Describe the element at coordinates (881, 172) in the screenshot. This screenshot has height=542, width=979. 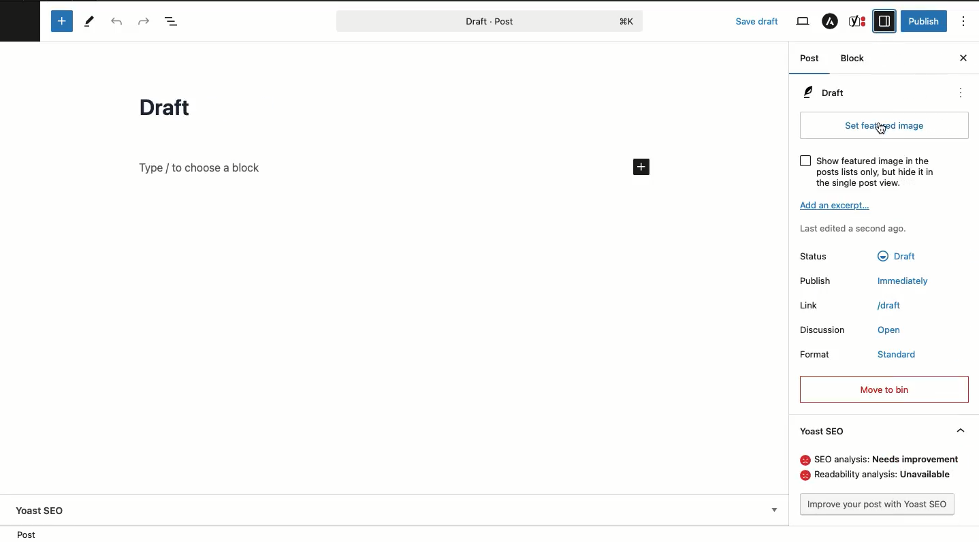
I see `Show featured image` at that location.